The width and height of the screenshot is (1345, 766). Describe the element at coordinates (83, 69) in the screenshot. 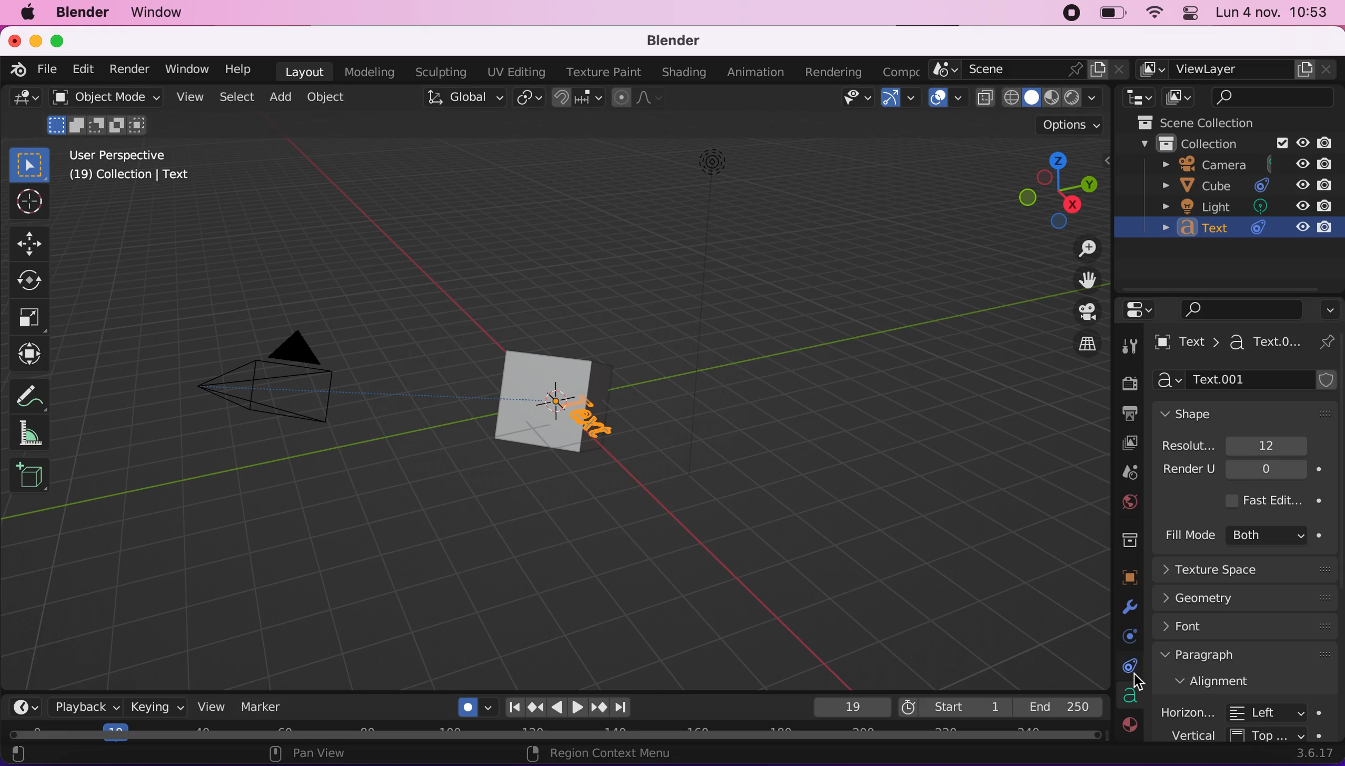

I see `edit` at that location.